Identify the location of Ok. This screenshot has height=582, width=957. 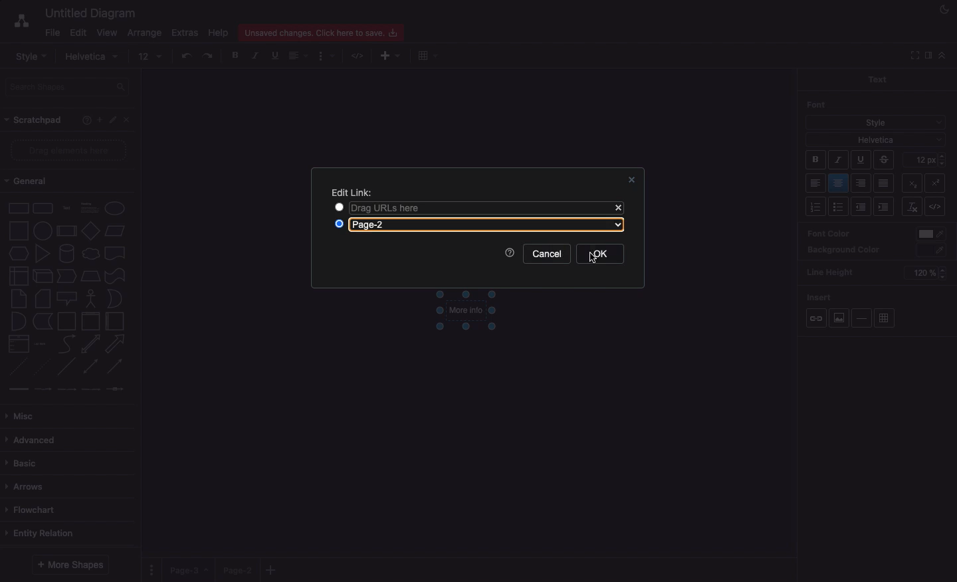
(609, 254).